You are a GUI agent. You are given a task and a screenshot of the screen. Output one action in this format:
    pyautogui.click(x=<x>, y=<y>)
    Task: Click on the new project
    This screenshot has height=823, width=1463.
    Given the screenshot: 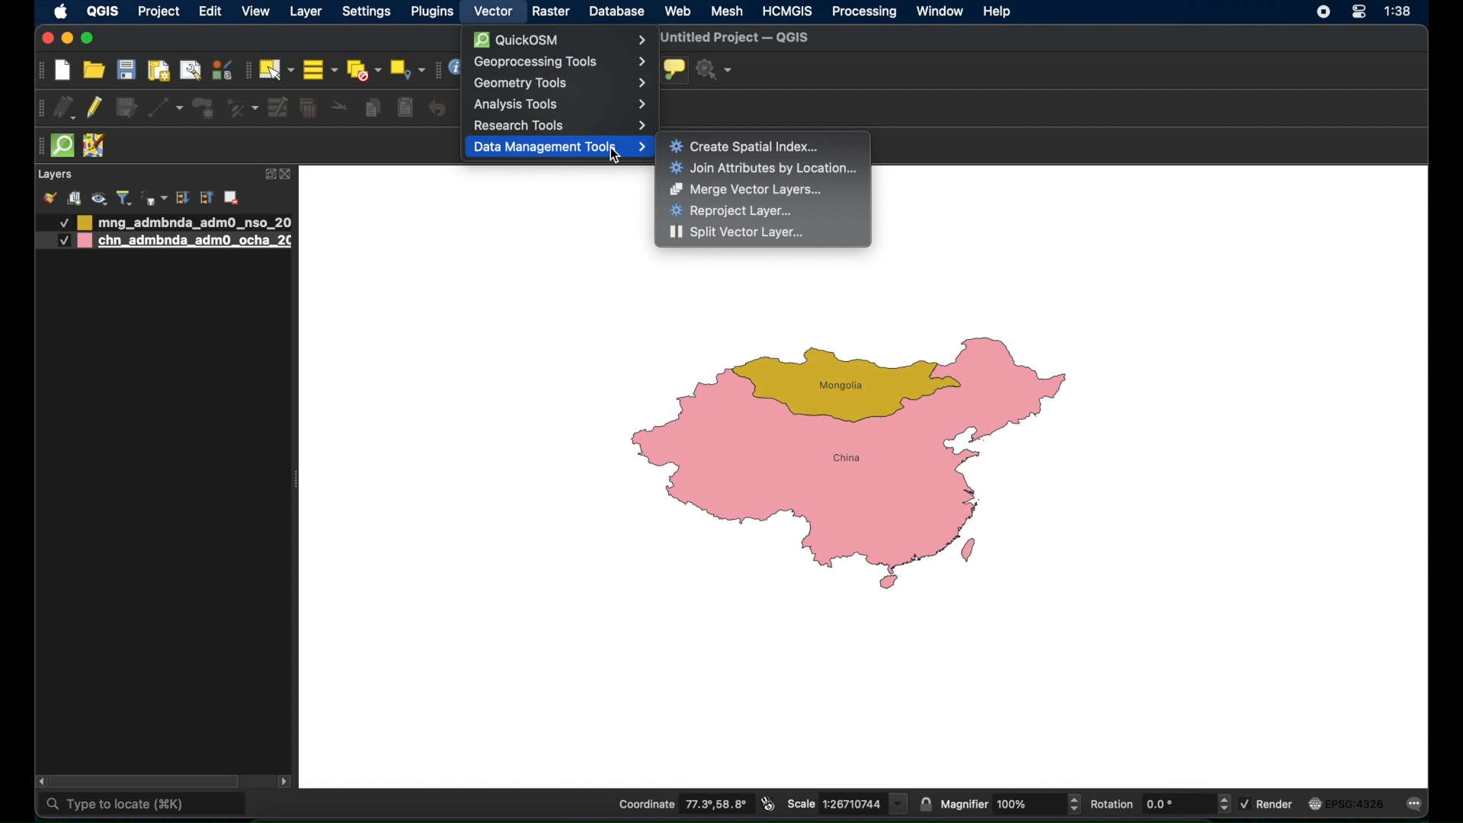 What is the action you would take?
    pyautogui.click(x=63, y=71)
    